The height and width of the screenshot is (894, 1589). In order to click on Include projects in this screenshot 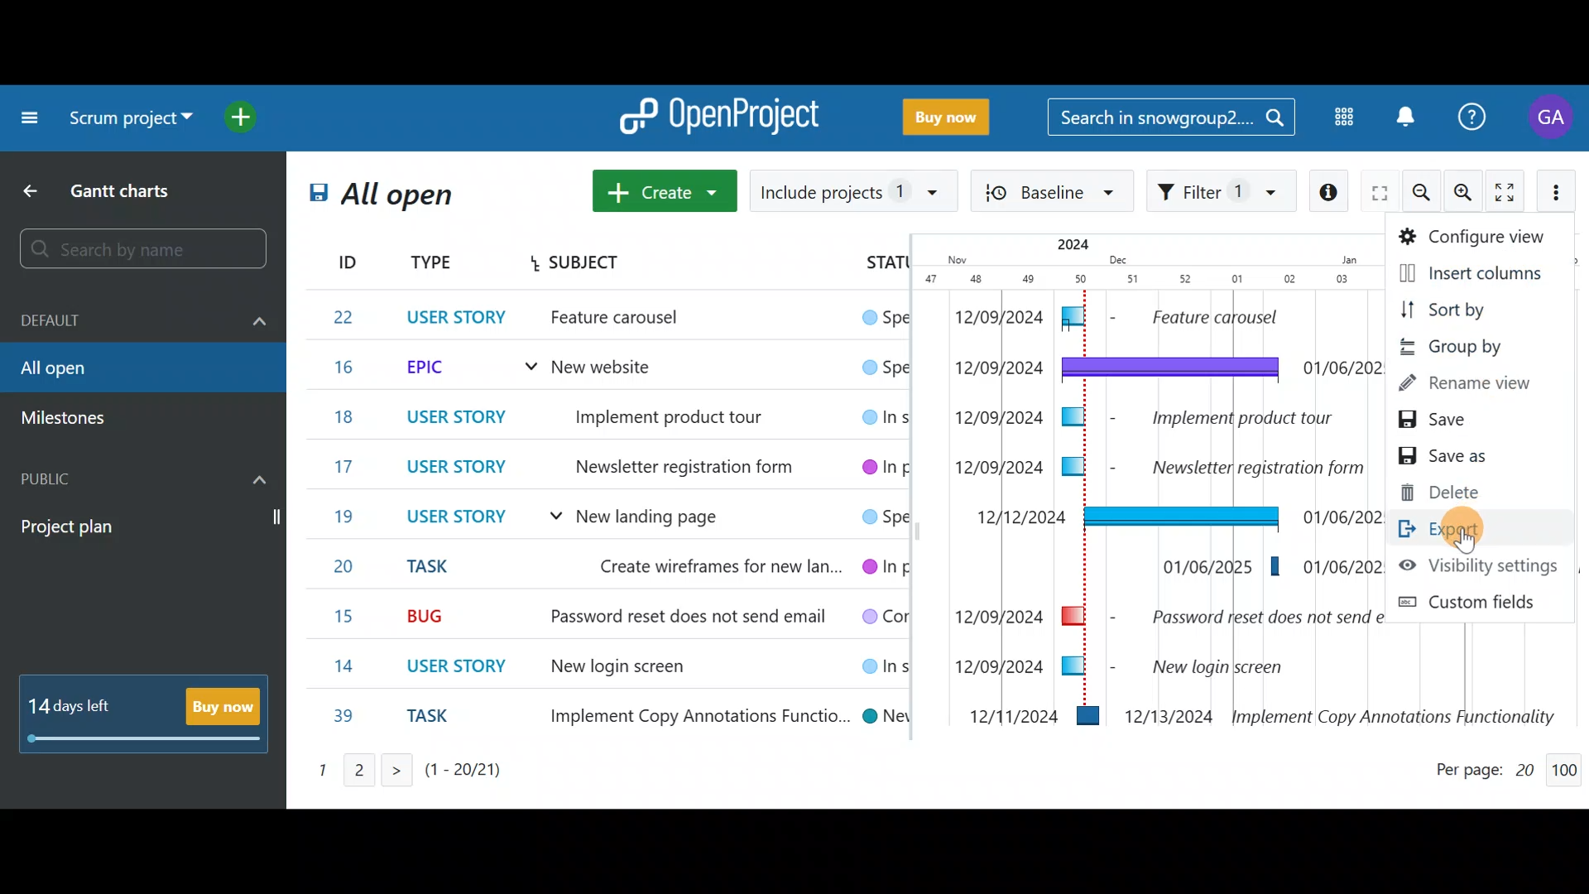, I will do `click(855, 189)`.